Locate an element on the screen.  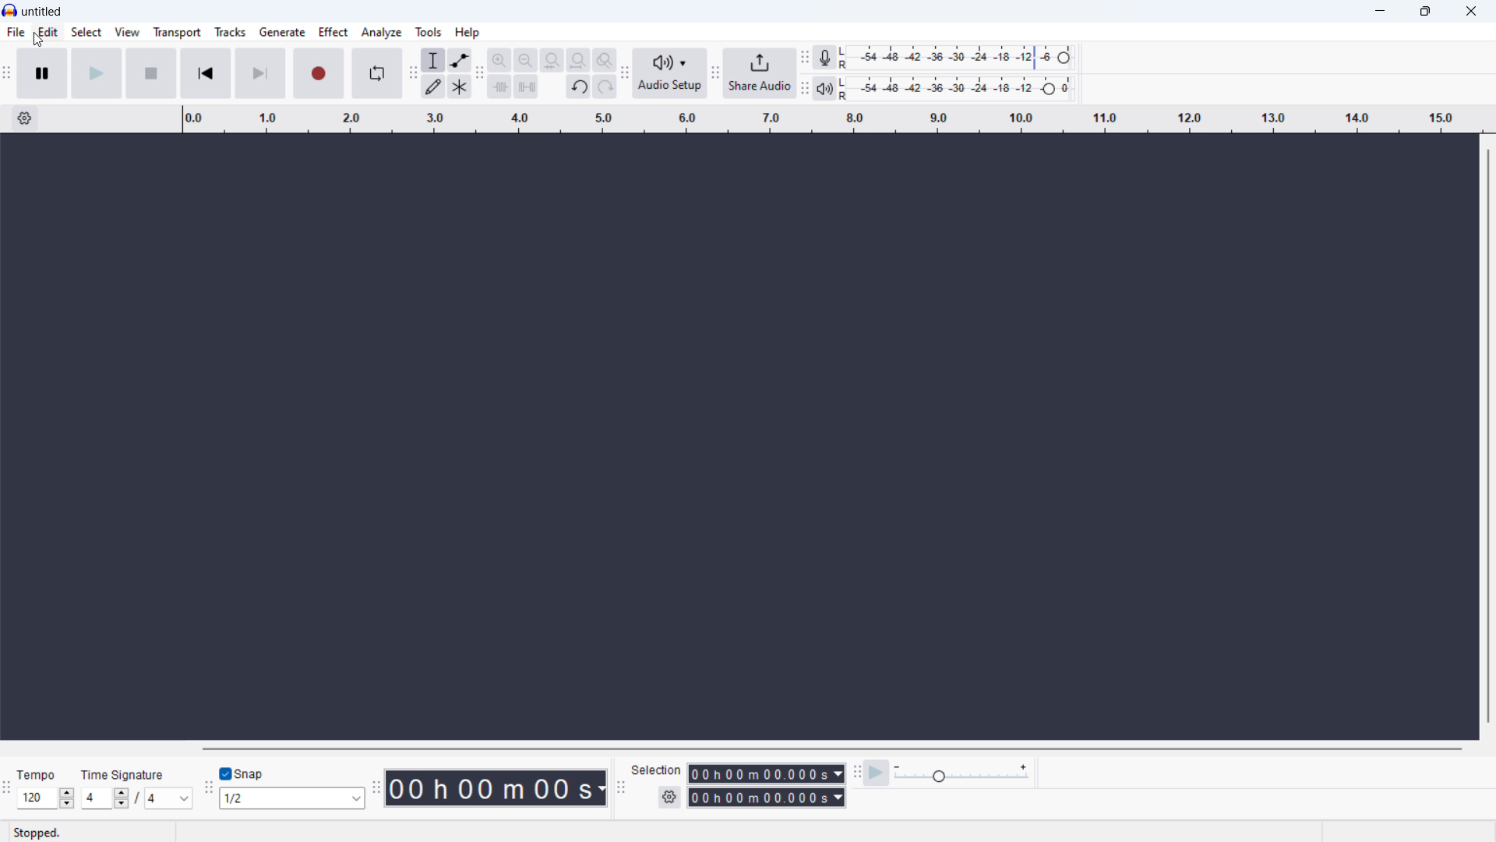
file is located at coordinates (16, 32).